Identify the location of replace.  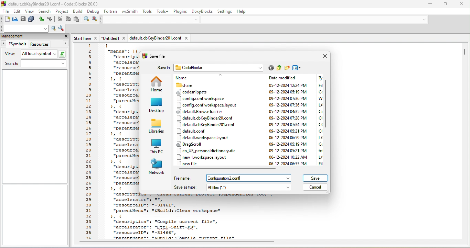
(95, 20).